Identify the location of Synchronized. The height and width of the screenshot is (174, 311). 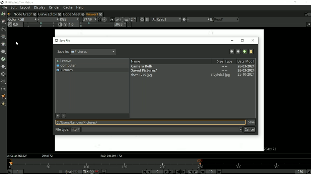
(99, 20).